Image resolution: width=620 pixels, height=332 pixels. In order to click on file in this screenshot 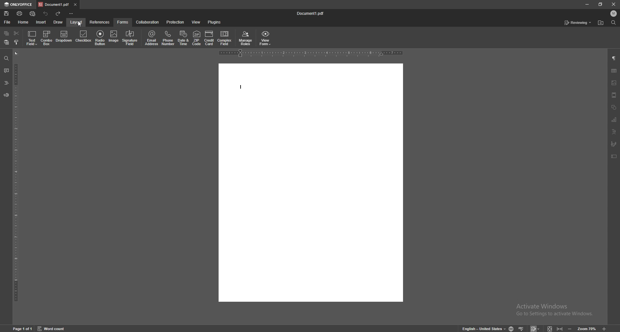, I will do `click(7, 23)`.